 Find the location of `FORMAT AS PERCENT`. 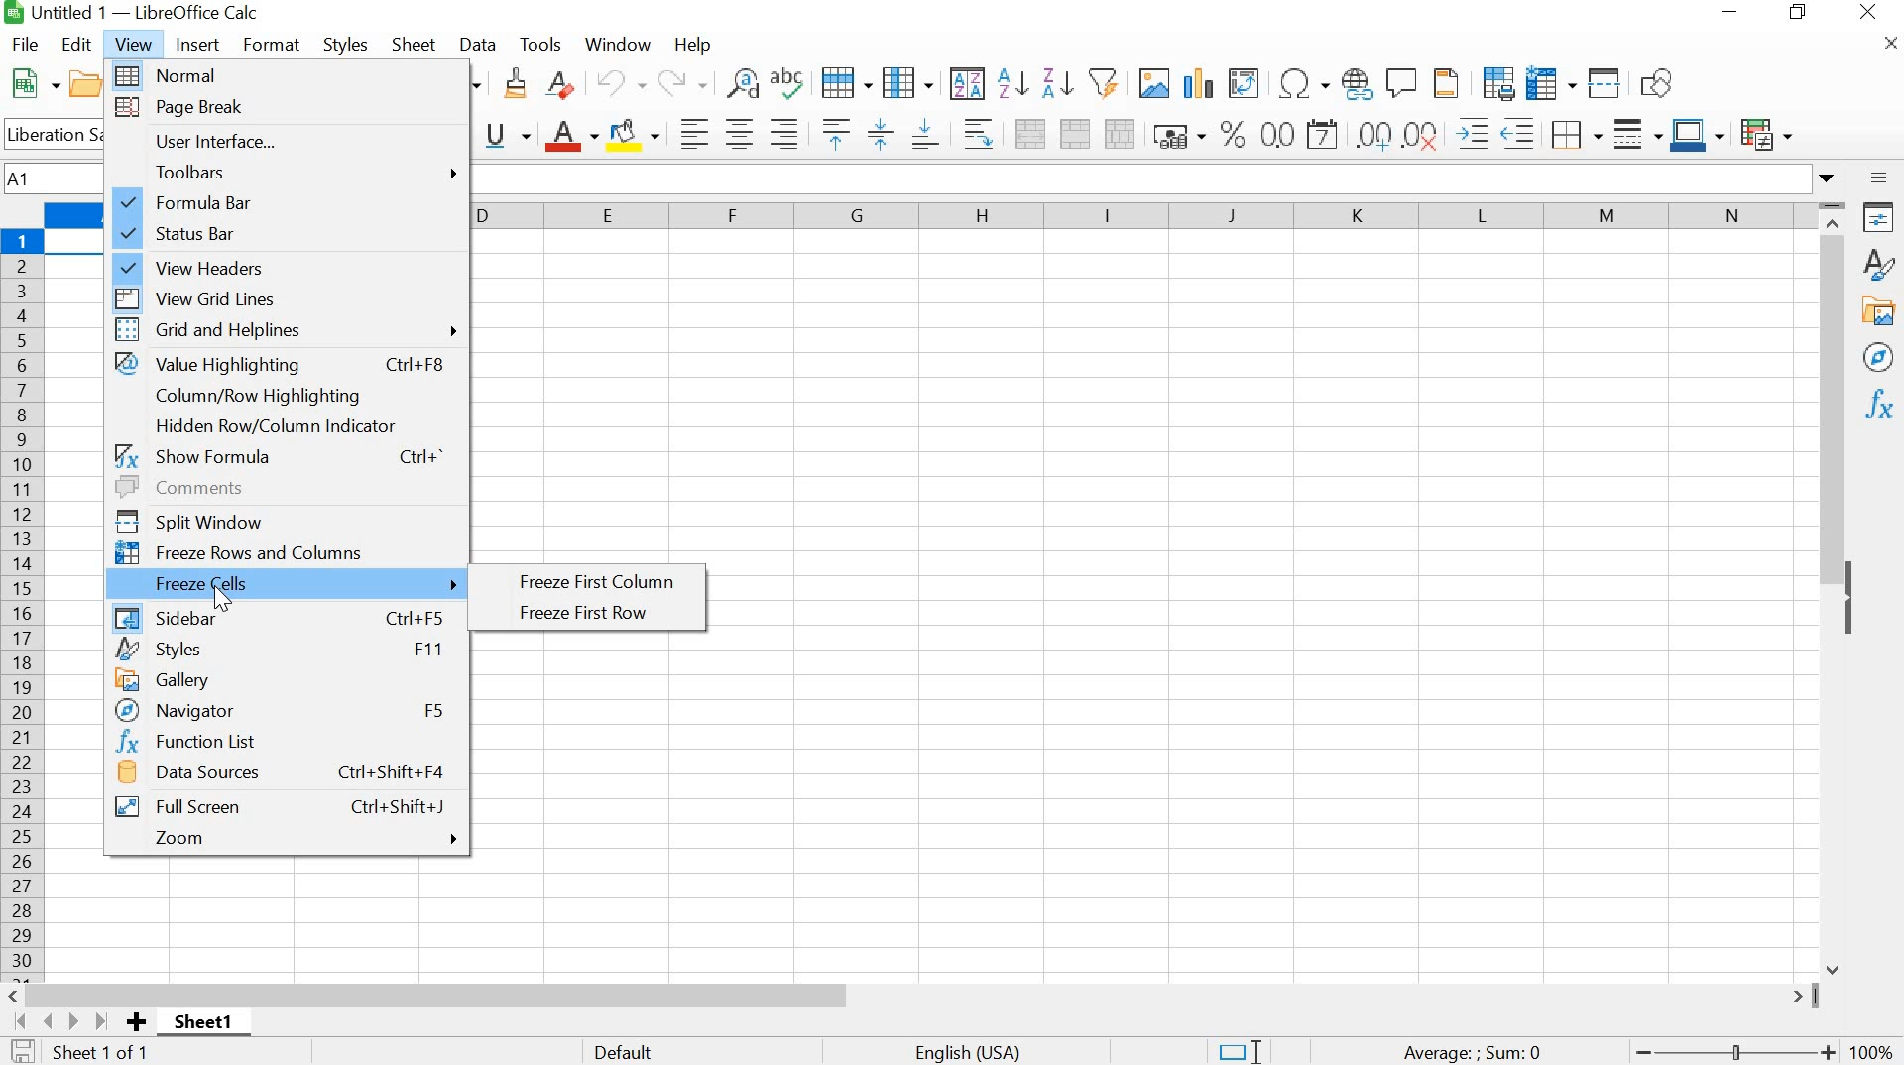

FORMAT AS PERCENT is located at coordinates (1233, 133).